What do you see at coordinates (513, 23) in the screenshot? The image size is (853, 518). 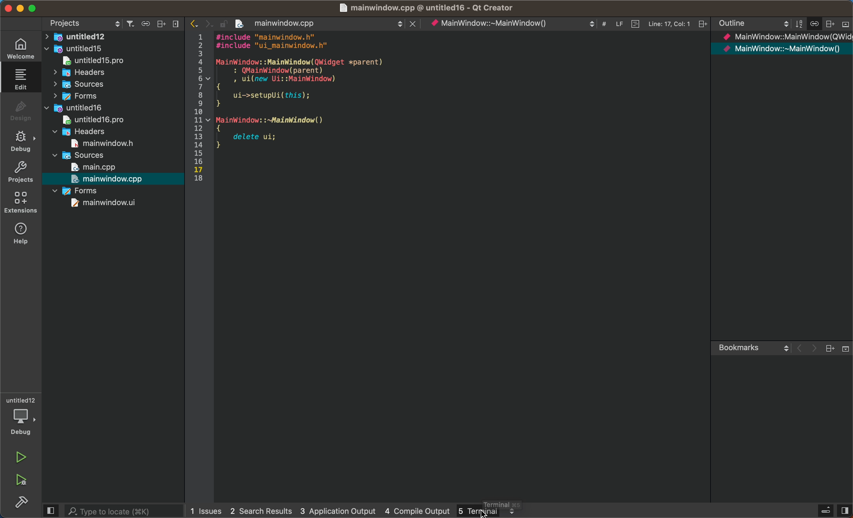 I see `file logs and settings` at bounding box center [513, 23].